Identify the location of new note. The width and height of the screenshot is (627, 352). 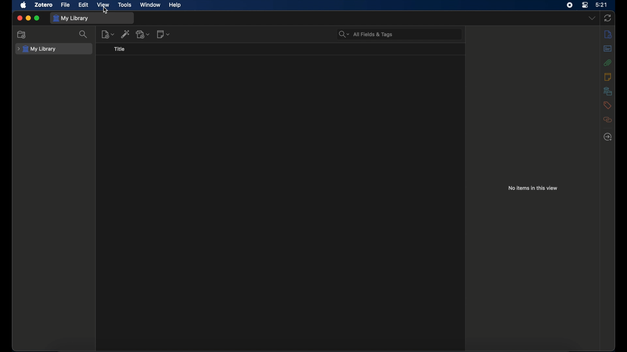
(163, 34).